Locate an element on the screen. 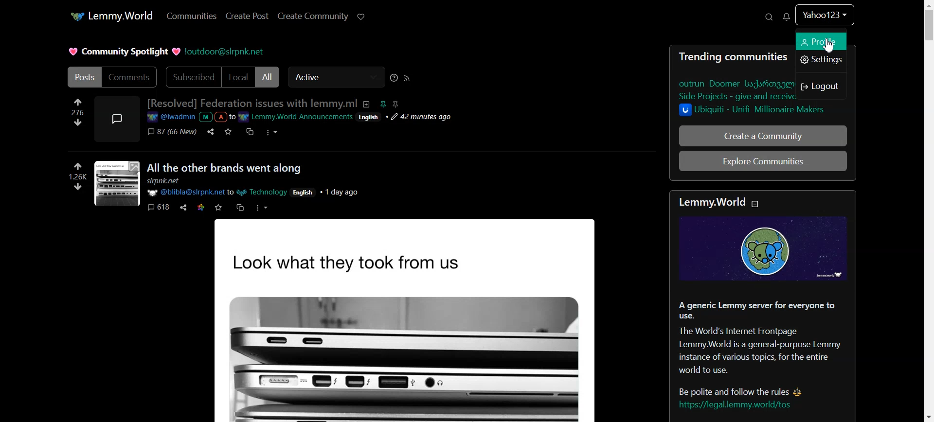  AIl the other brands went along is located at coordinates (222, 169).